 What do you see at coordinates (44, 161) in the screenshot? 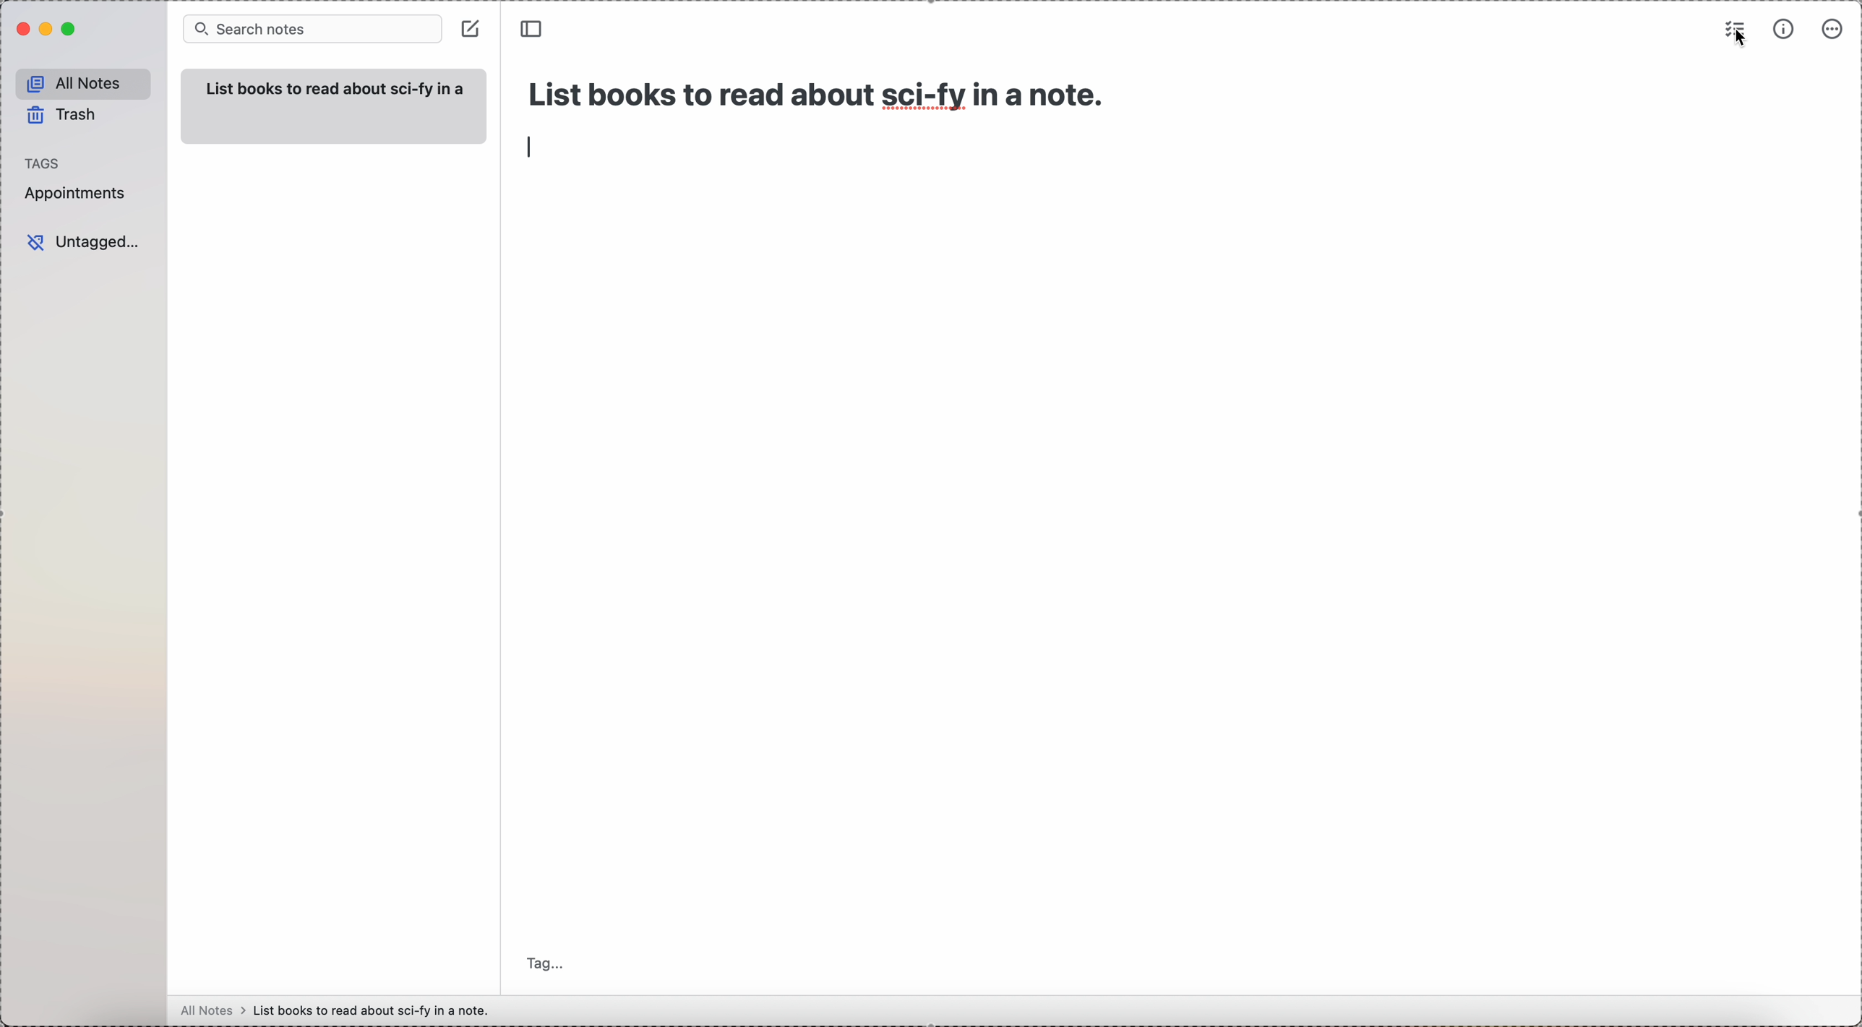
I see `tags` at bounding box center [44, 161].